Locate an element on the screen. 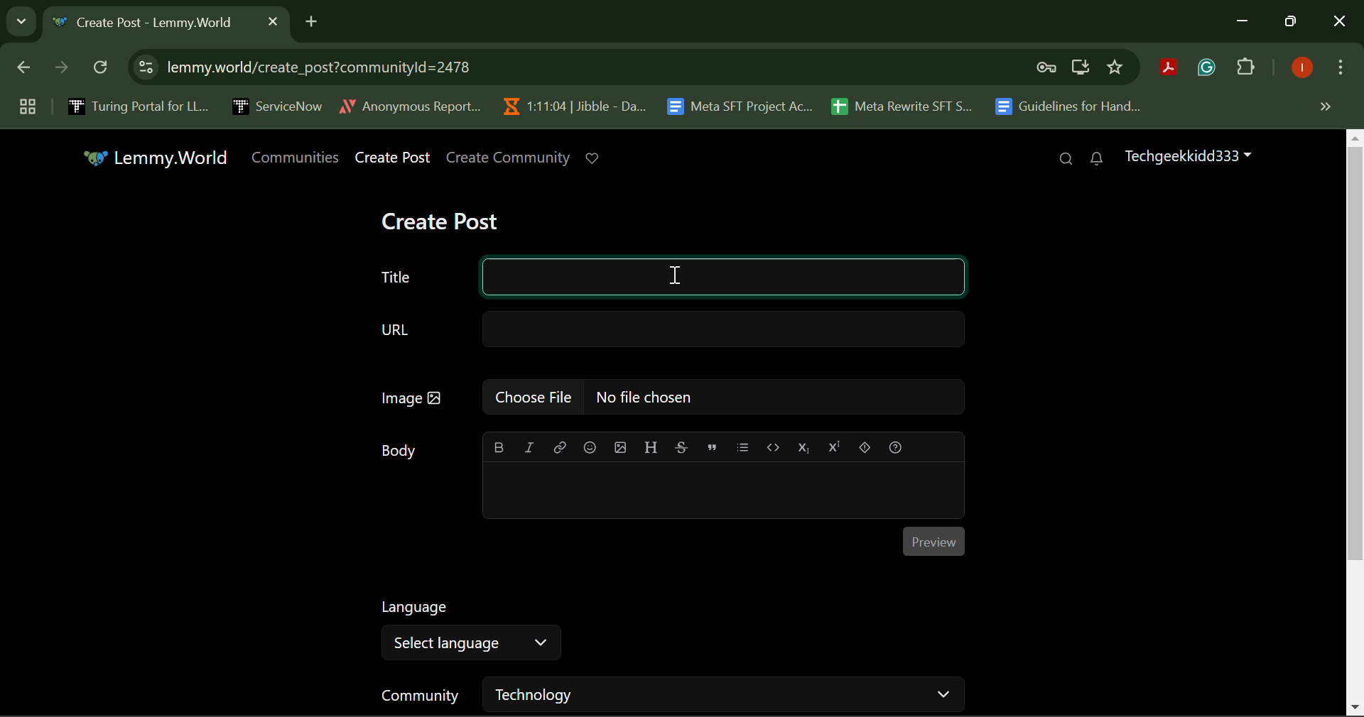  Title Text Box Selected is located at coordinates (664, 274).